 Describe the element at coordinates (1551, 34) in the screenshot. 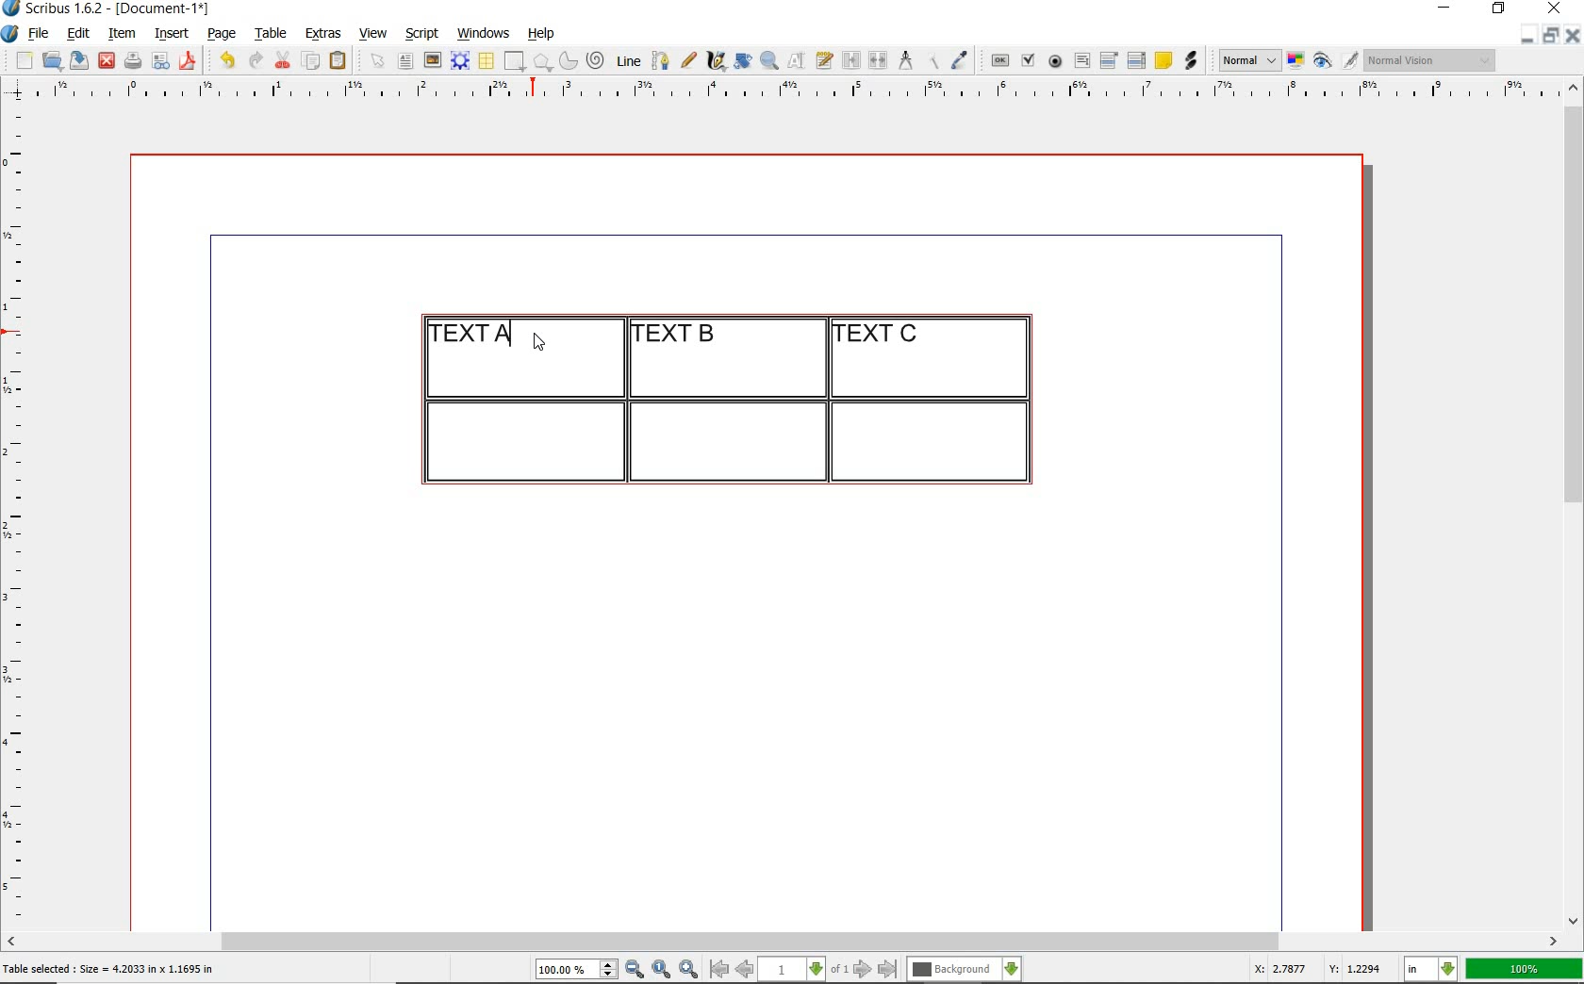

I see `restore` at that location.